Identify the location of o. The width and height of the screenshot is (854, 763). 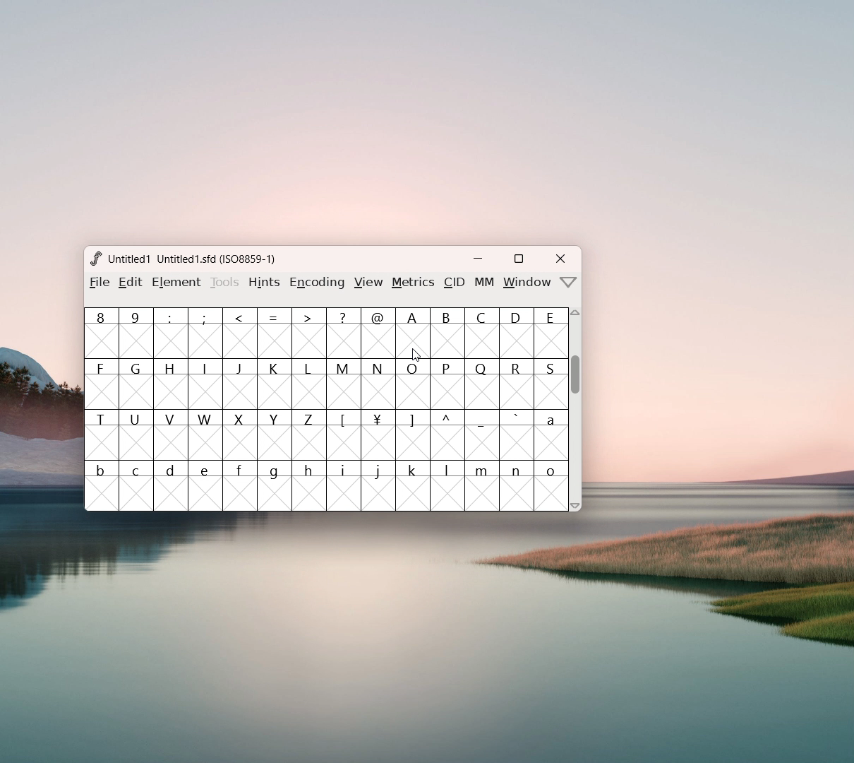
(553, 485).